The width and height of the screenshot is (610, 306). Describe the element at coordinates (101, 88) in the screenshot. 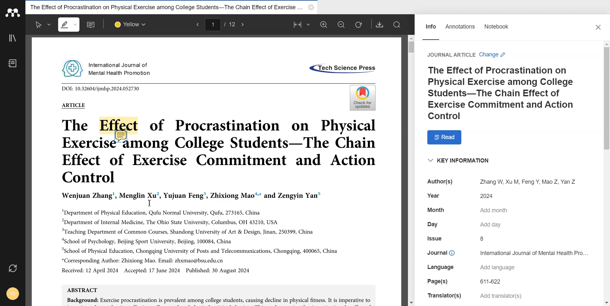

I see `DOI: 10.32604/ijmhp.2024.052730` at that location.